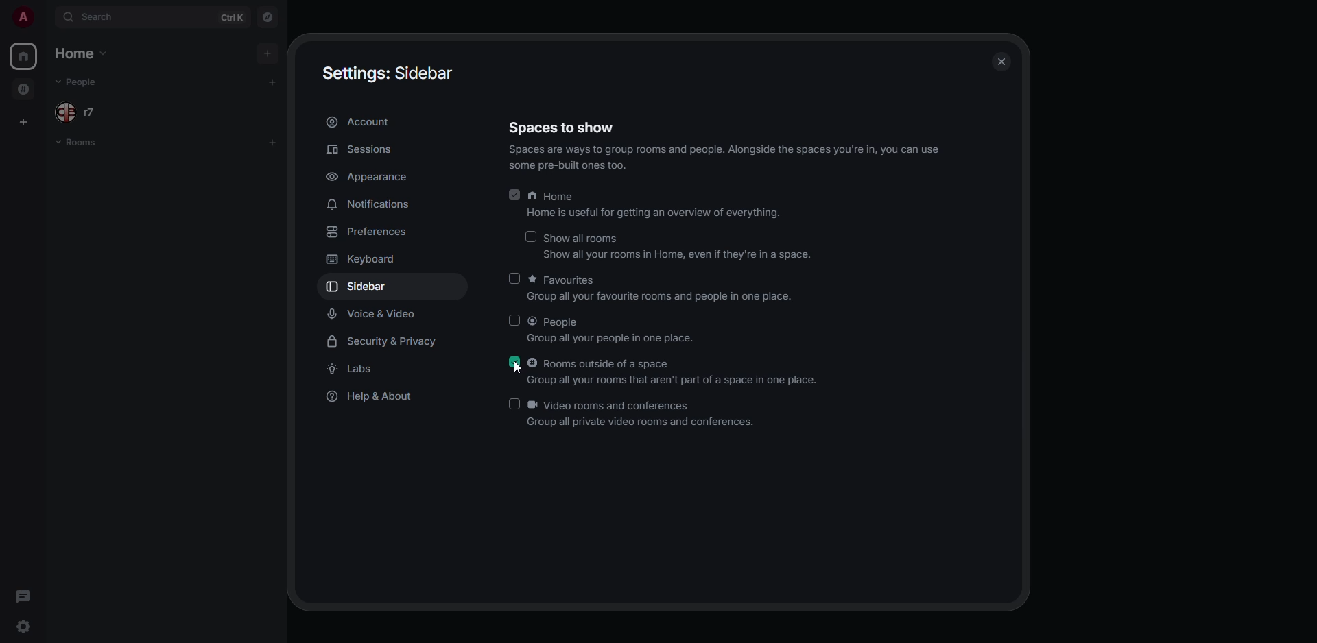 The image size is (1317, 643). What do you see at coordinates (79, 112) in the screenshot?
I see `people` at bounding box center [79, 112].